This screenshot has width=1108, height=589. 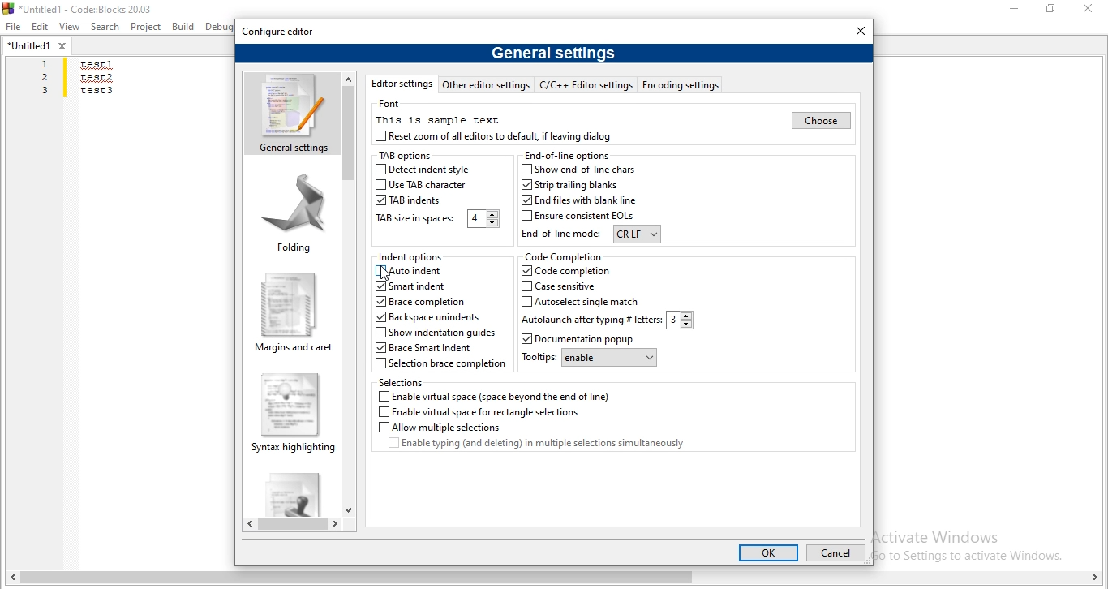 I want to click on test 1, so click(x=96, y=66).